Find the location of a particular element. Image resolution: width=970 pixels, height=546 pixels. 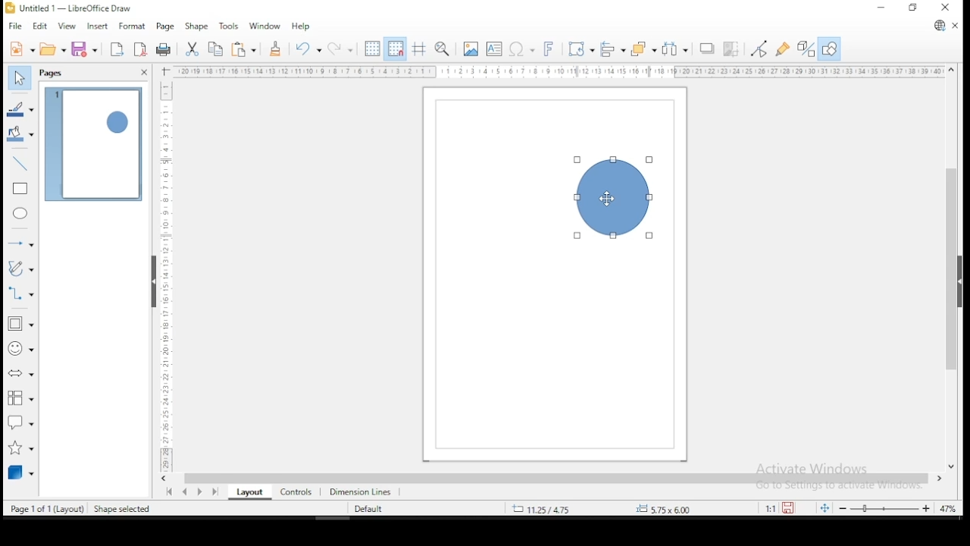

zoom and pan is located at coordinates (443, 49).